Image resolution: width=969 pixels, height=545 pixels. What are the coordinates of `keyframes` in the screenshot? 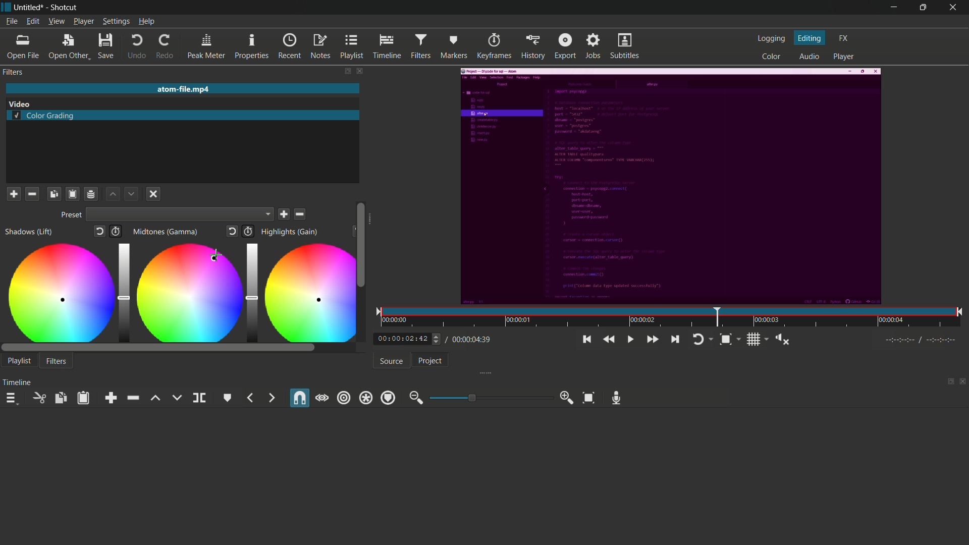 It's located at (494, 46).